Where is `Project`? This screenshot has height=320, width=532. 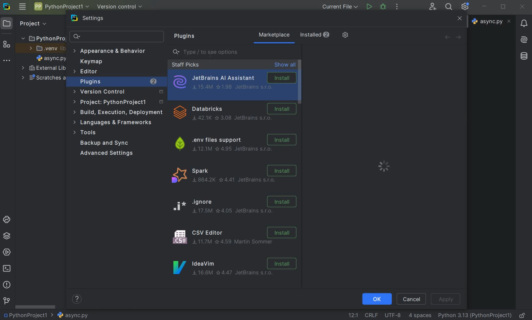 Project is located at coordinates (33, 24).